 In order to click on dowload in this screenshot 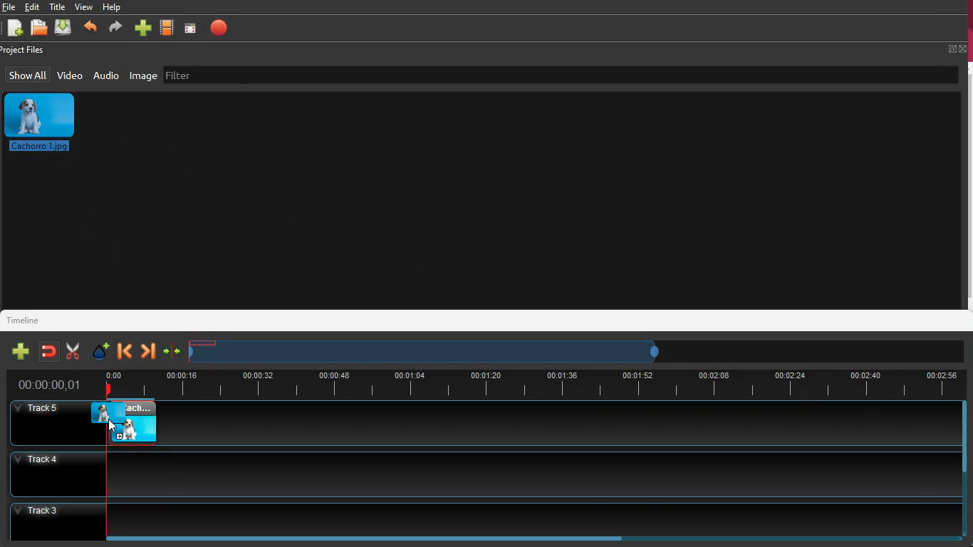, I will do `click(66, 28)`.